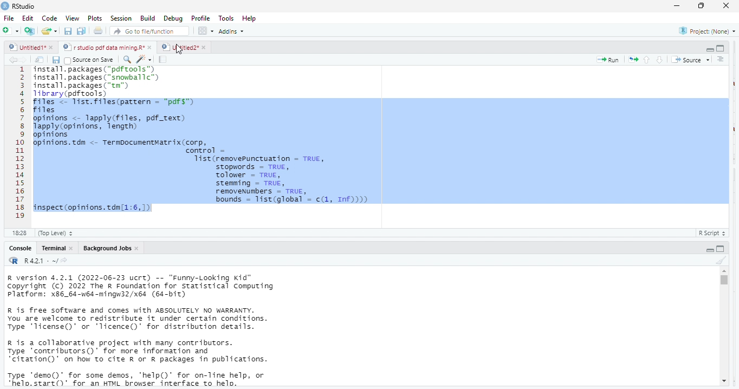  I want to click on plots, so click(95, 18).